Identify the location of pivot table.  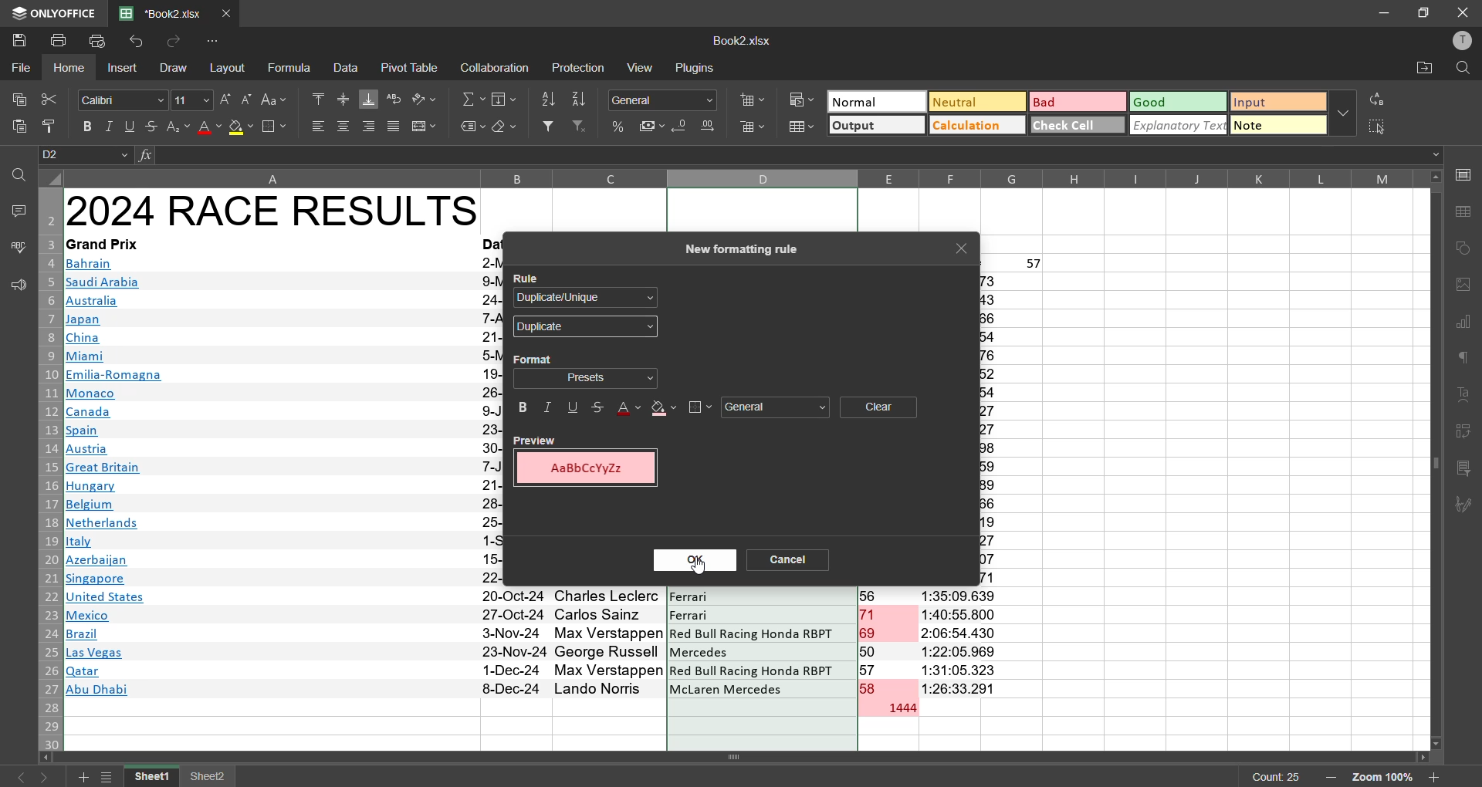
(1464, 434).